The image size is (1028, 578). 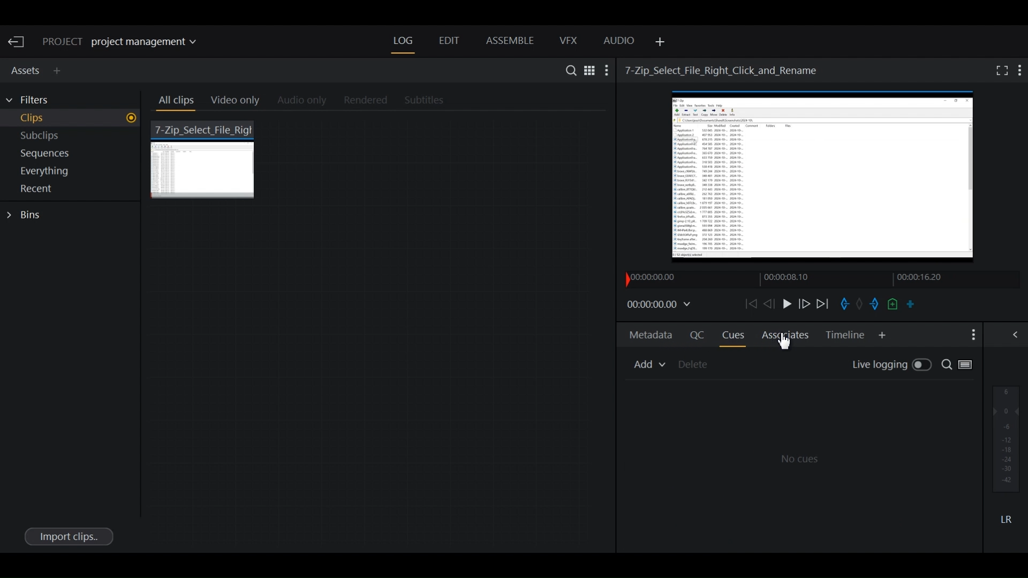 I want to click on Associates, so click(x=783, y=339).